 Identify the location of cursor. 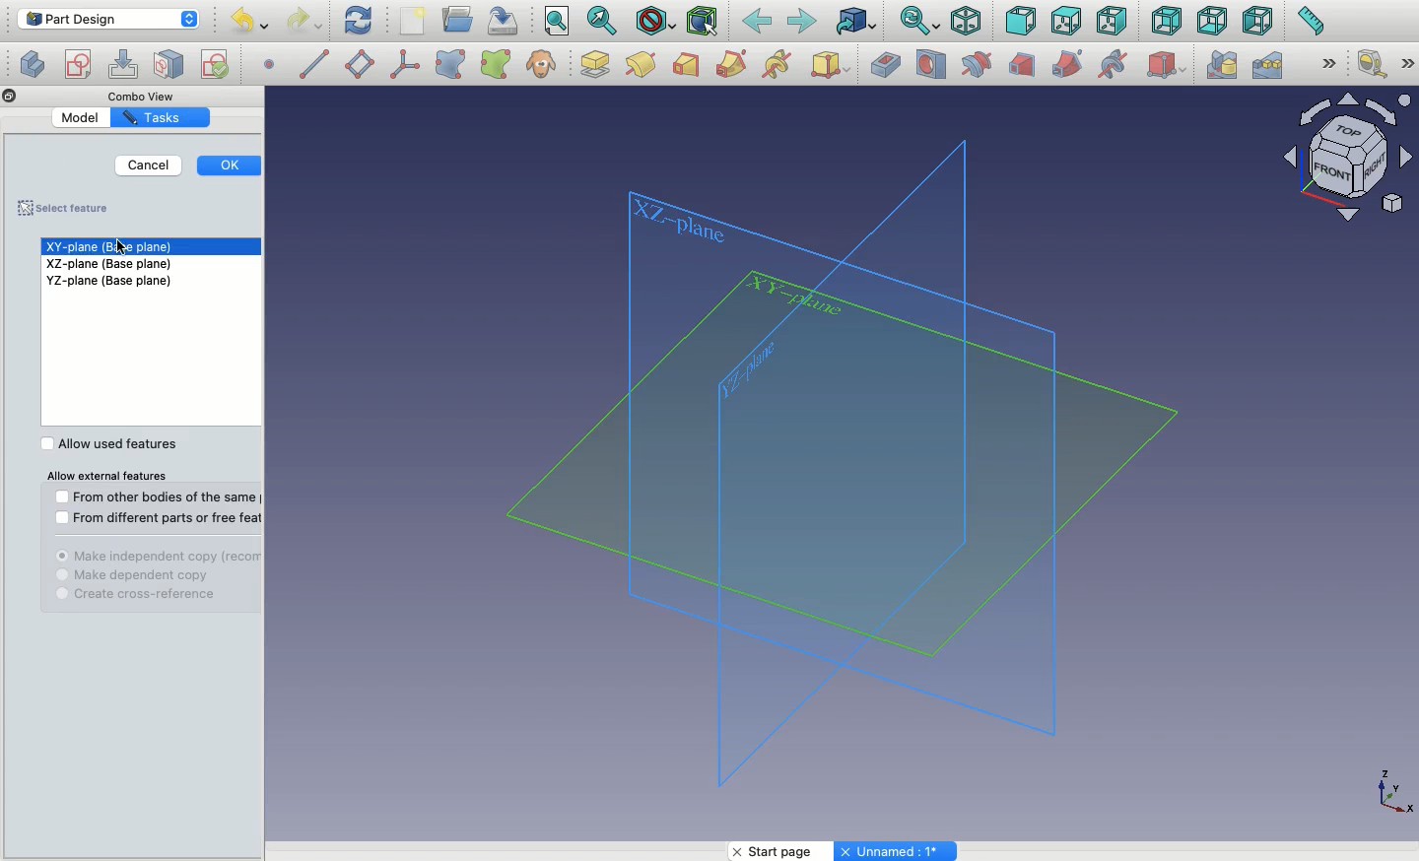
(126, 247).